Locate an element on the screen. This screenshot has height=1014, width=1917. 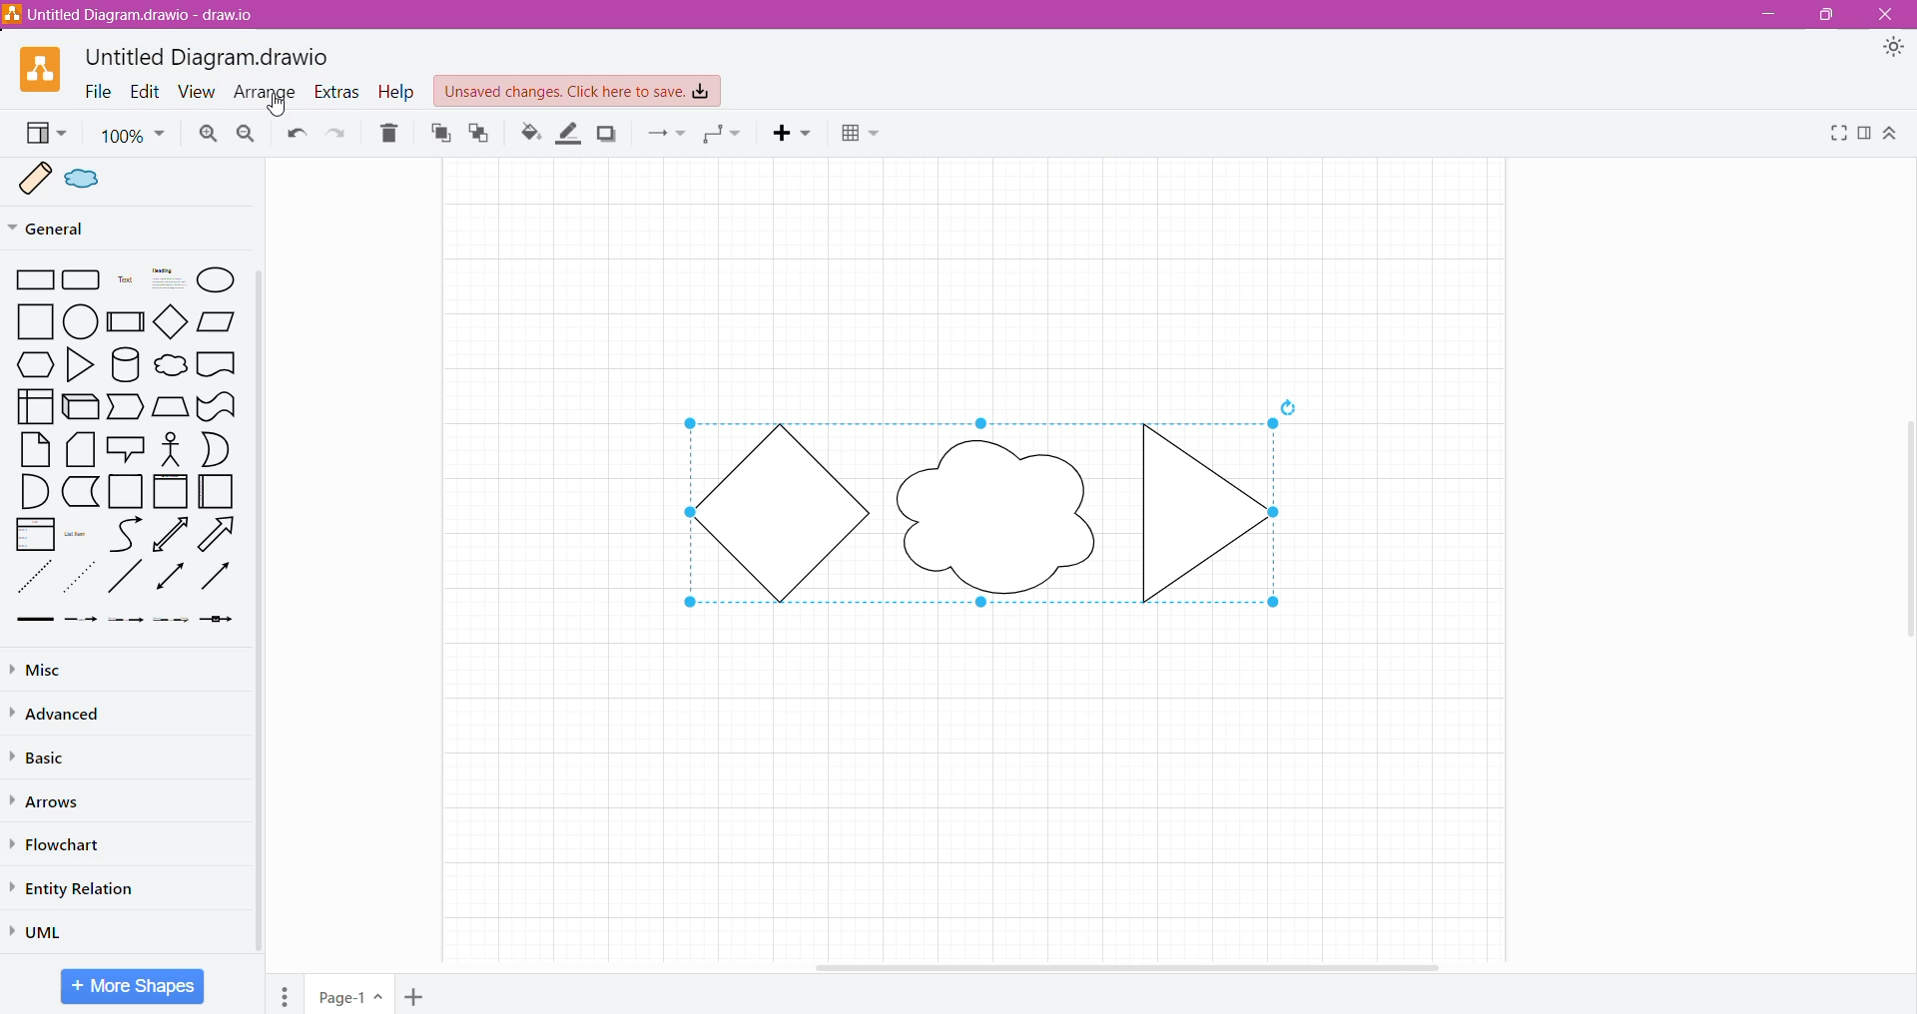
Connections is located at coordinates (667, 135).